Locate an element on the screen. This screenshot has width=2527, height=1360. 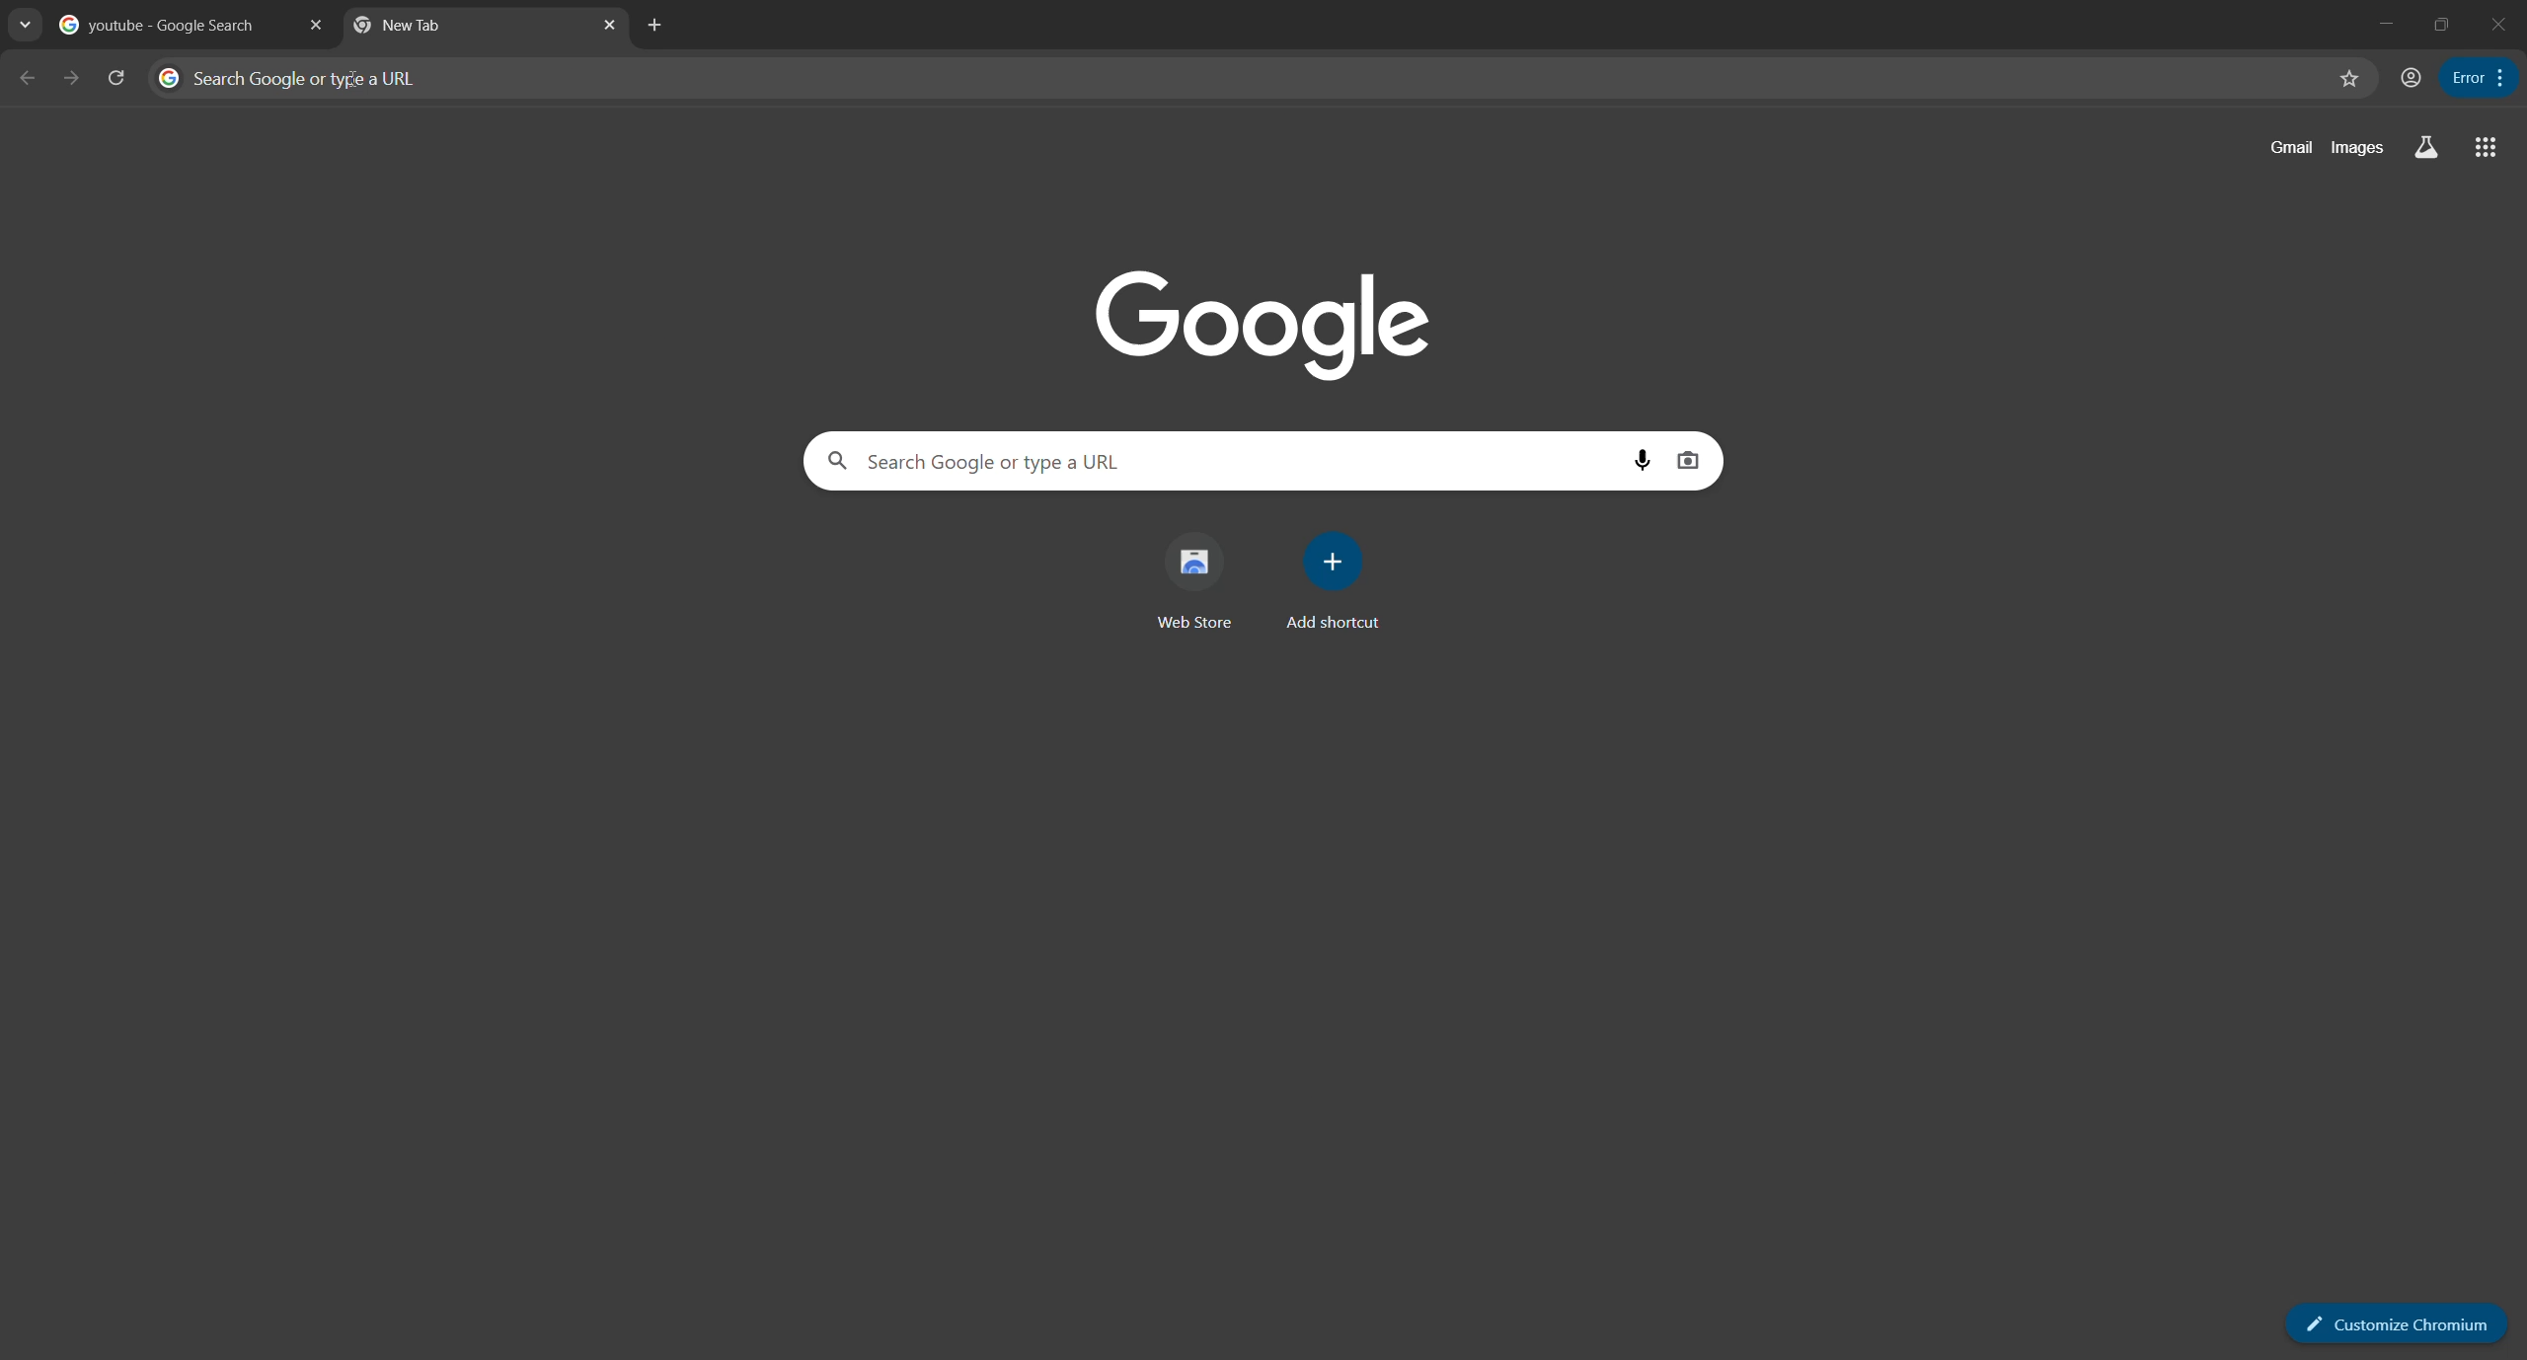
more apps is located at coordinates (2482, 149).